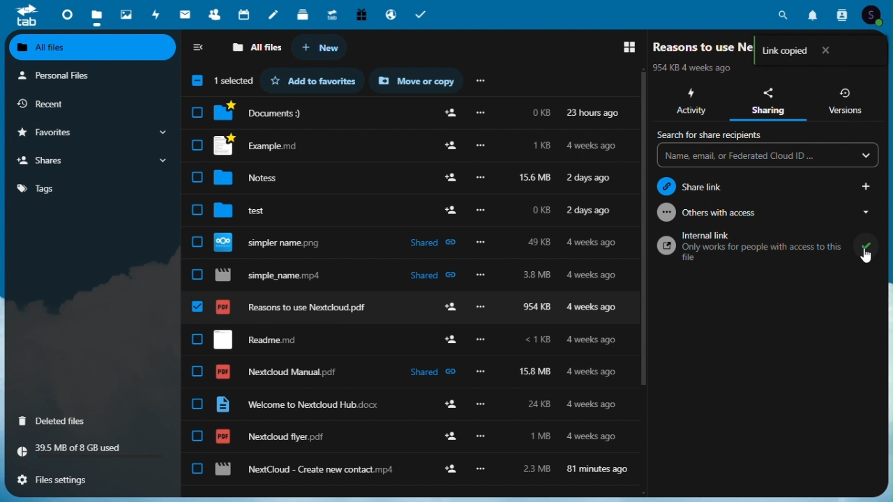 The height and width of the screenshot is (502, 893). I want to click on 156 kb, so click(537, 178).